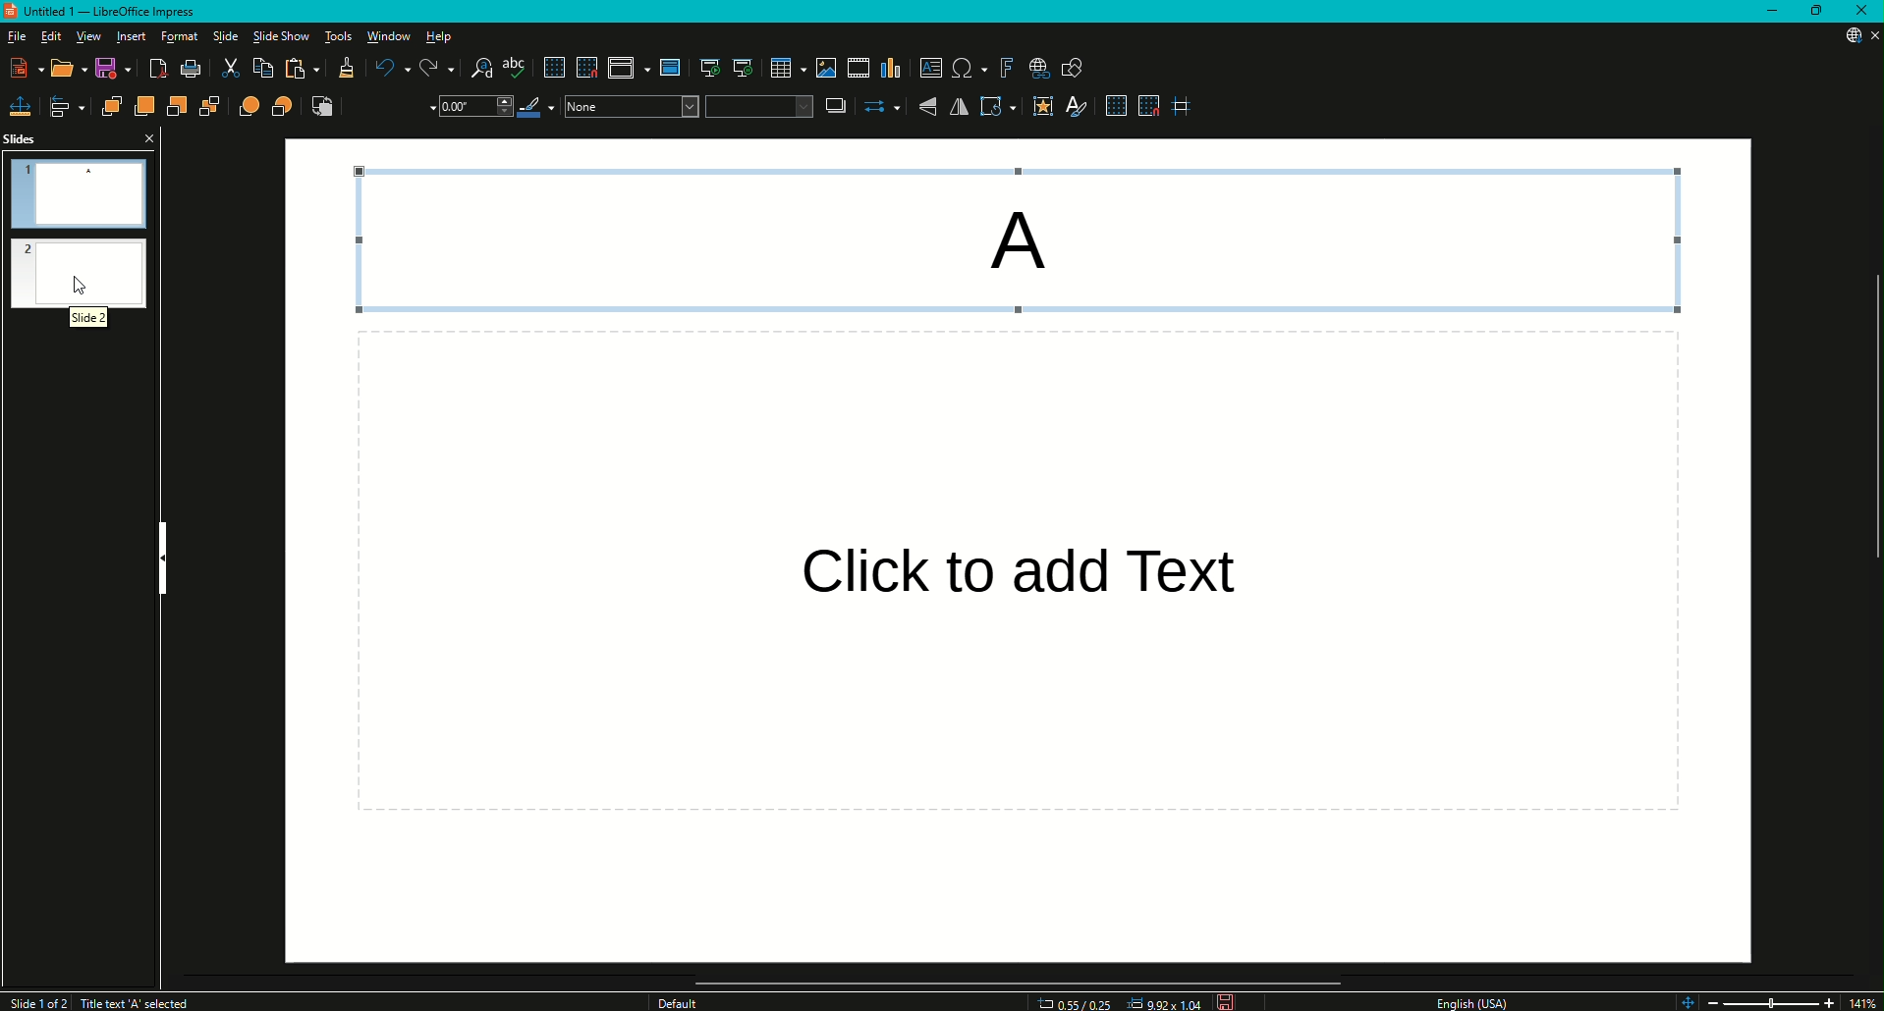 The width and height of the screenshot is (1884, 1011). Describe the element at coordinates (583, 65) in the screenshot. I see `Snap to Grid` at that location.